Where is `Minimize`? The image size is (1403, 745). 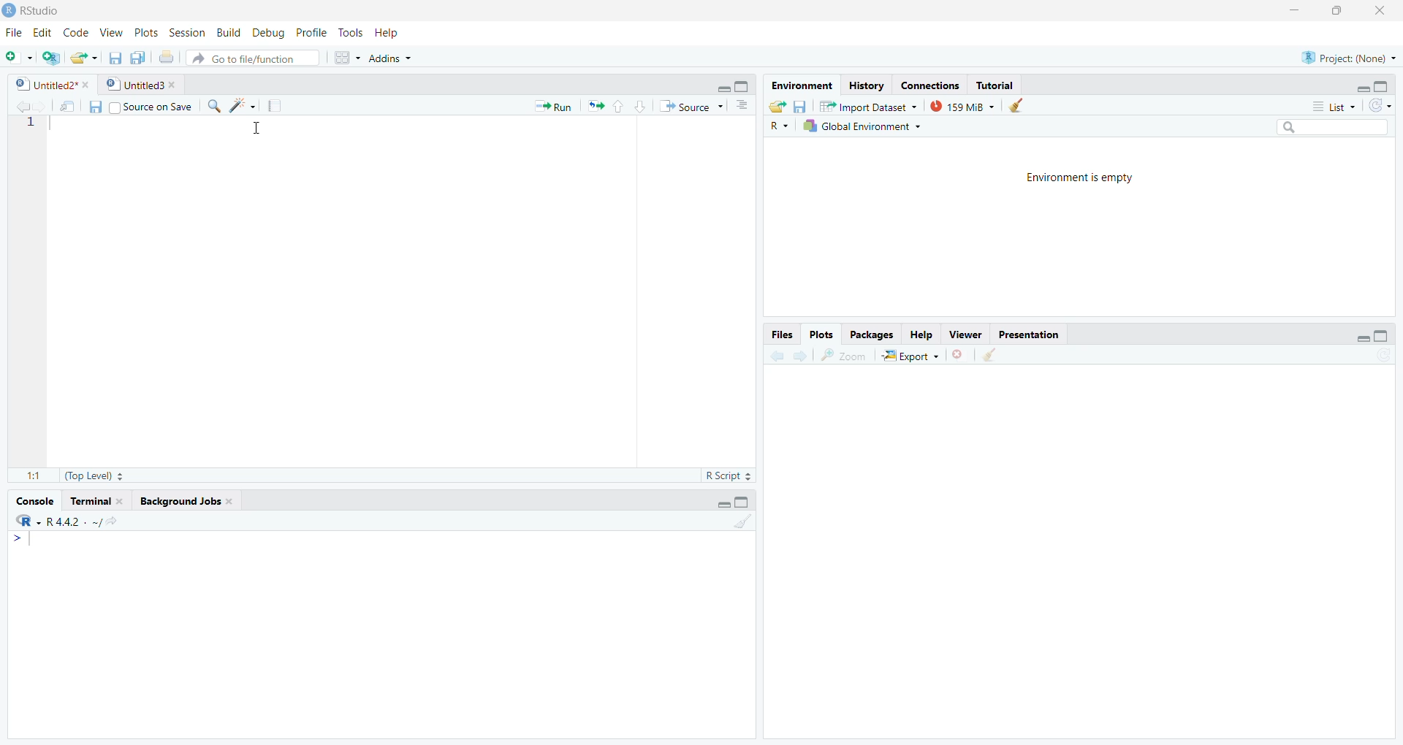 Minimize is located at coordinates (720, 503).